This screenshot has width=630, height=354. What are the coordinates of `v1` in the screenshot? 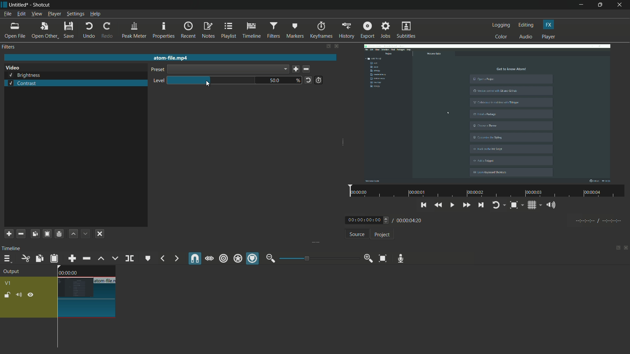 It's located at (9, 283).